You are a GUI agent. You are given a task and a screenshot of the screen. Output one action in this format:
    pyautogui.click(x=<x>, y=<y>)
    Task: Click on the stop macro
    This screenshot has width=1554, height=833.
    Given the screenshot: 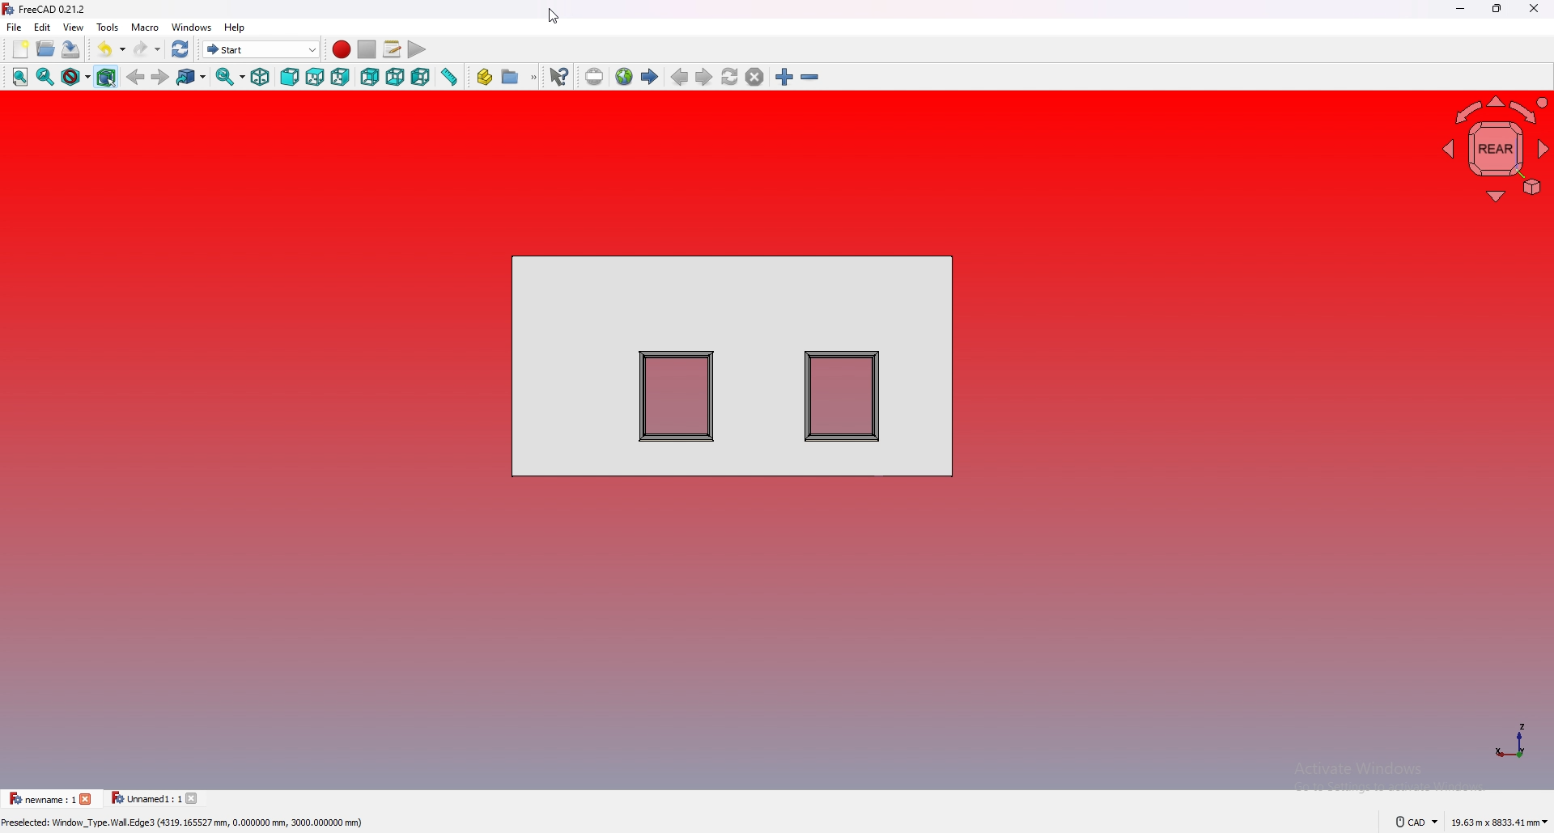 What is the action you would take?
    pyautogui.click(x=367, y=50)
    